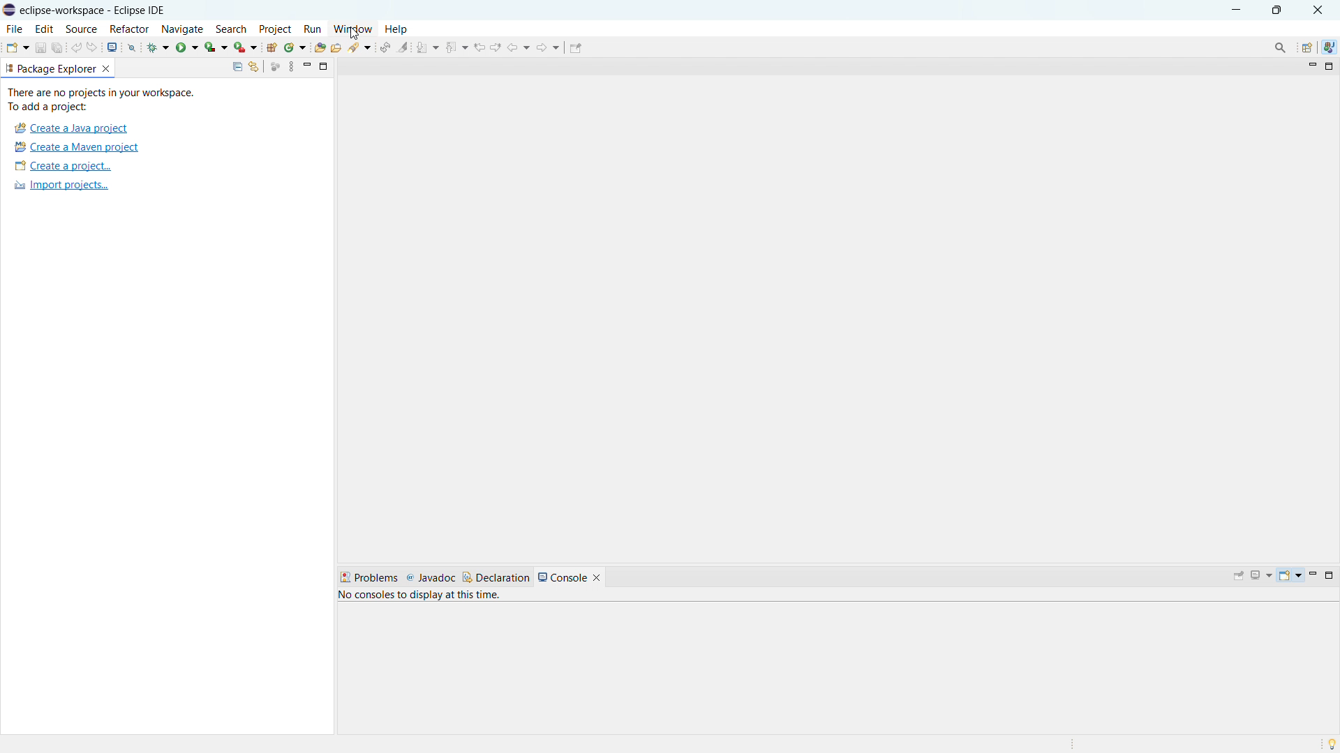  What do you see at coordinates (387, 47) in the screenshot?
I see `toggle ant editor auto reconcile` at bounding box center [387, 47].